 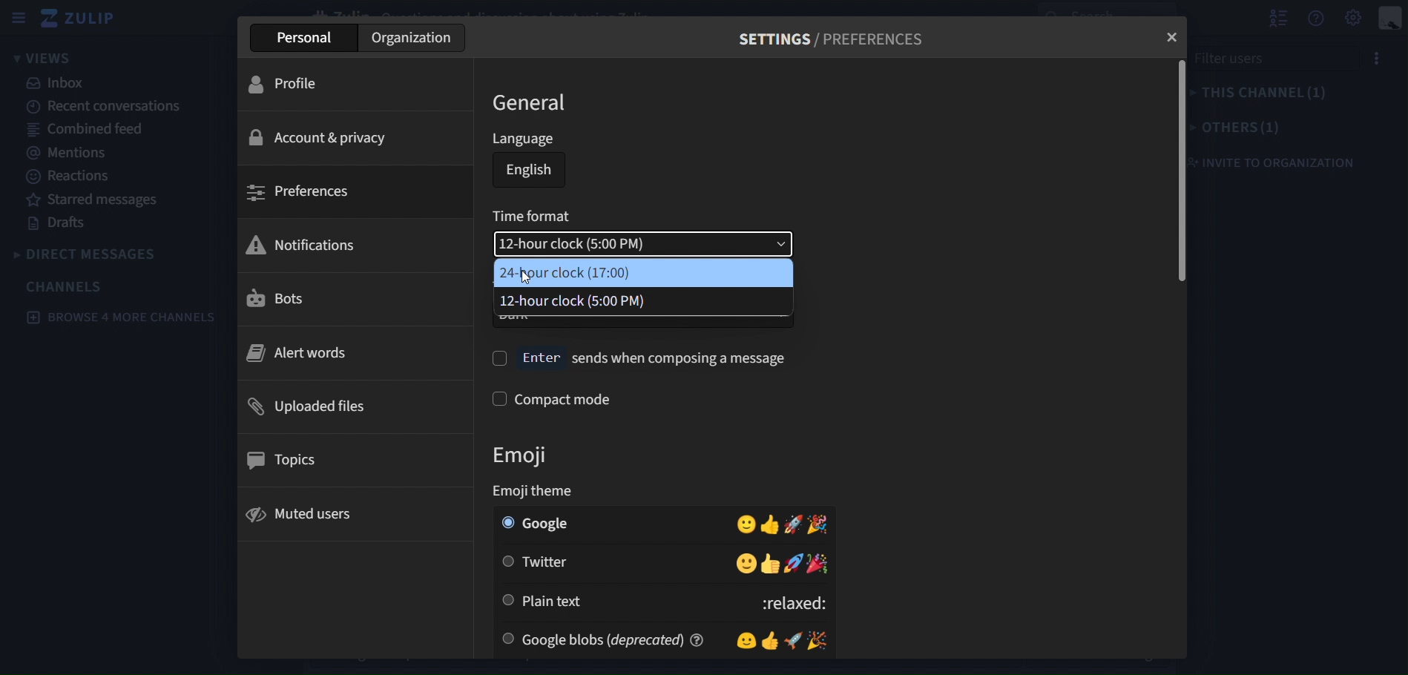 What do you see at coordinates (526, 170) in the screenshot?
I see `english` at bounding box center [526, 170].